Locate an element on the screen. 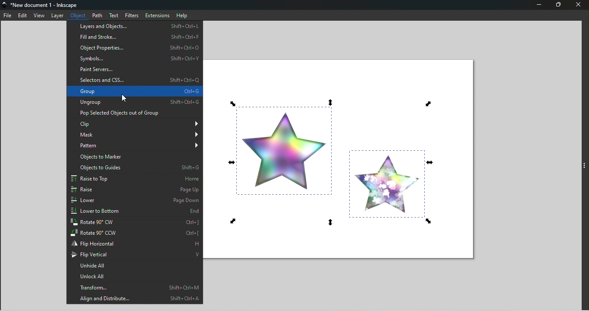 Image resolution: width=589 pixels, height=311 pixels. Object properties is located at coordinates (135, 48).